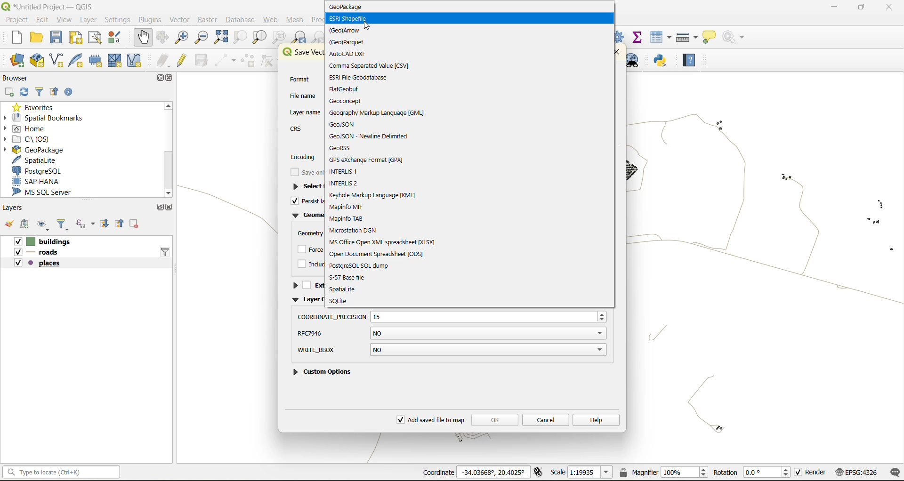 The width and height of the screenshot is (904, 481). I want to click on maximize, so click(159, 207).